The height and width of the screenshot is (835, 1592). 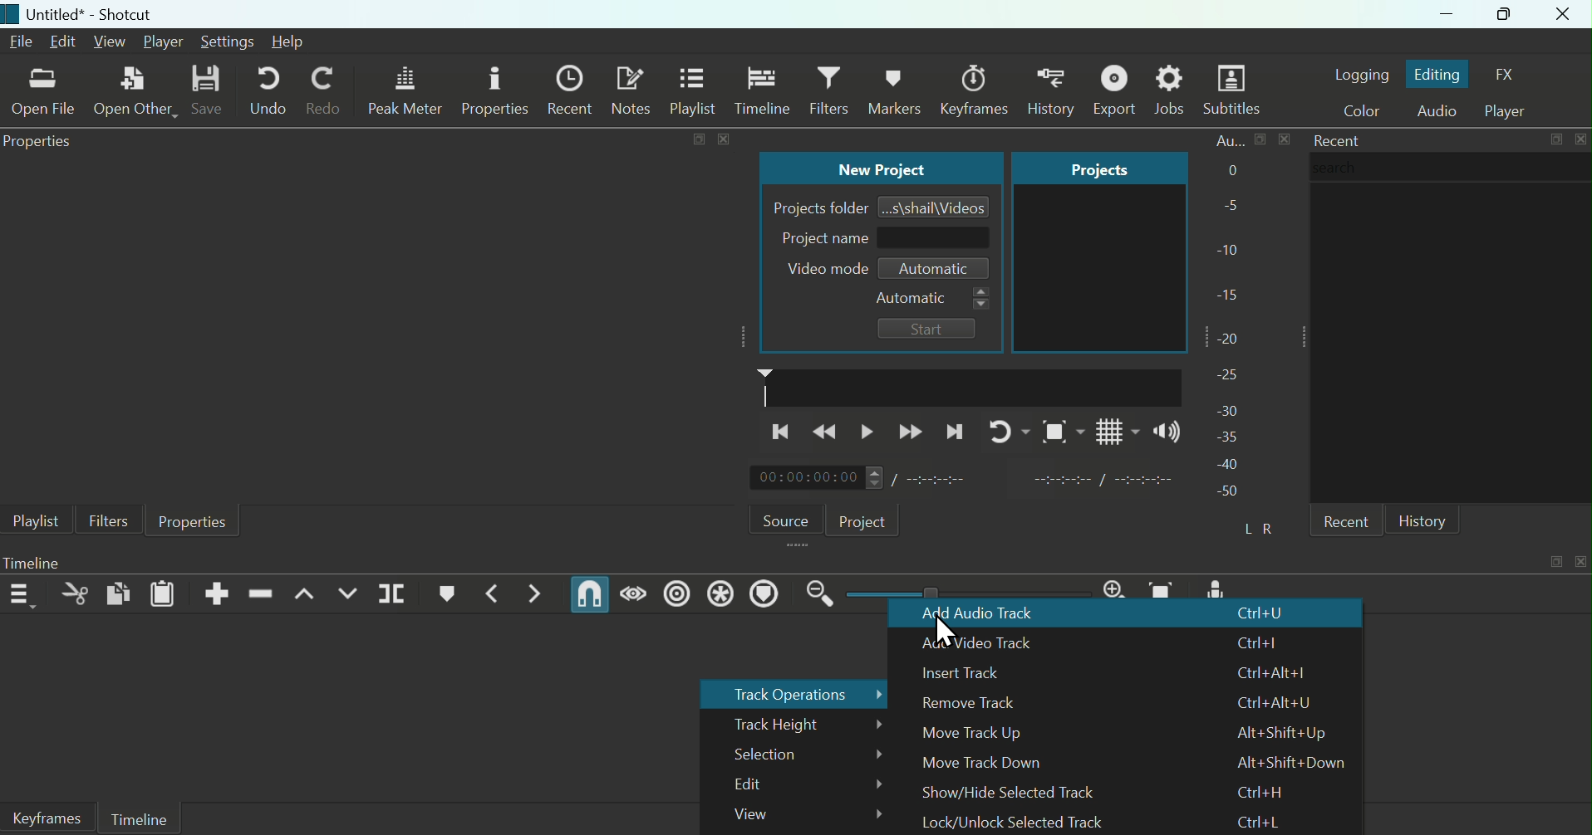 I want to click on -10, so click(x=1231, y=249).